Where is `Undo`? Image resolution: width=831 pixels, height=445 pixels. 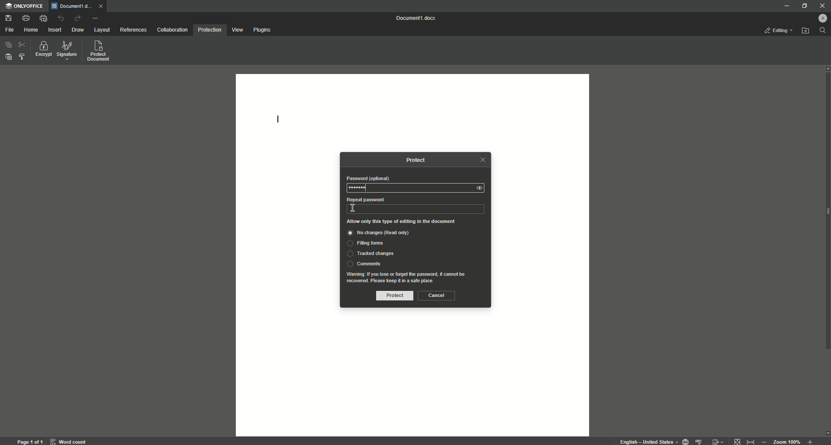
Undo is located at coordinates (61, 19).